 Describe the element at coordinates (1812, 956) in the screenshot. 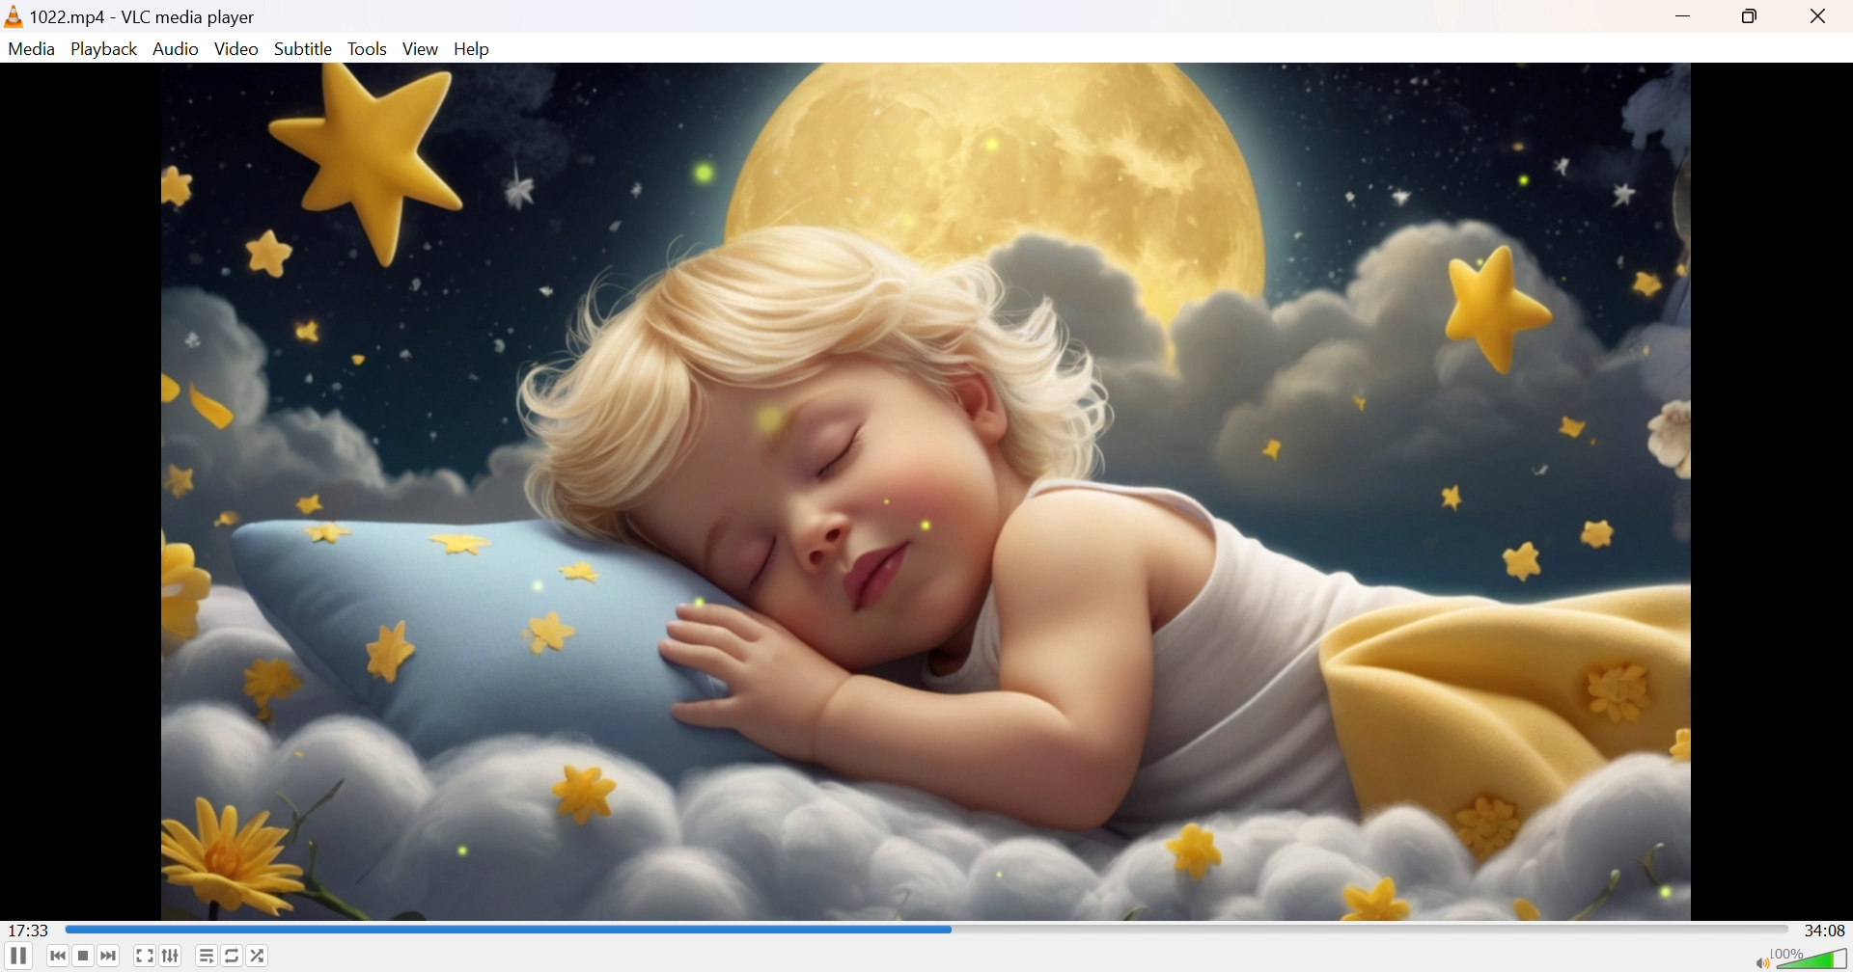

I see `Volume` at that location.